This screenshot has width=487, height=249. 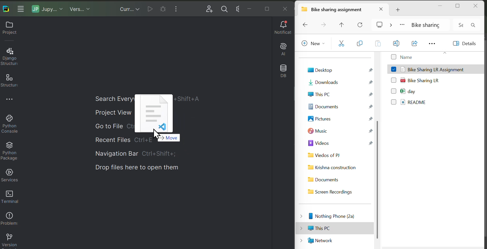 I want to click on Django structure, so click(x=11, y=56).